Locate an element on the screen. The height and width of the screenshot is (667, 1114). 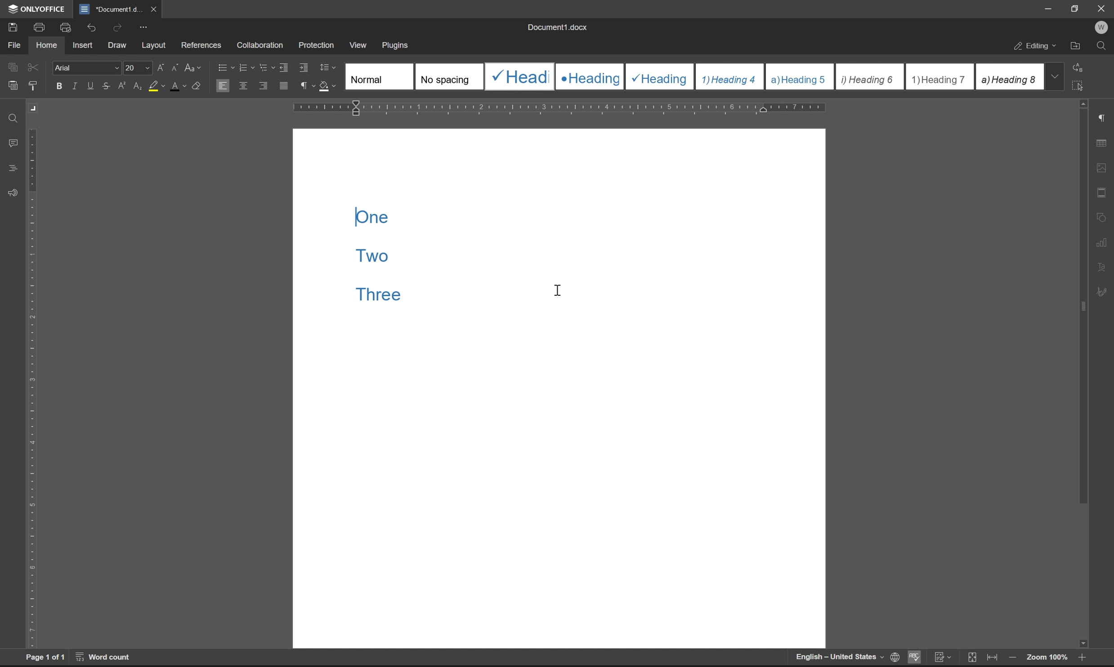
background color is located at coordinates (156, 87).